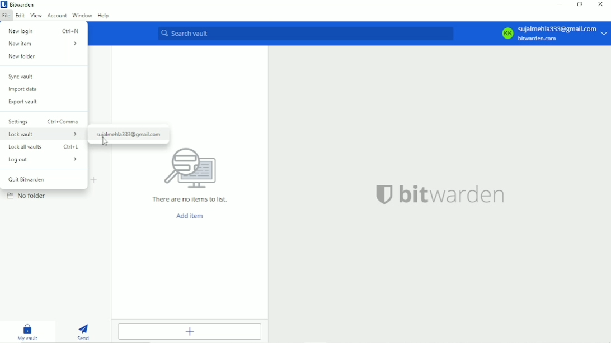  Describe the element at coordinates (57, 16) in the screenshot. I see `Account` at that location.